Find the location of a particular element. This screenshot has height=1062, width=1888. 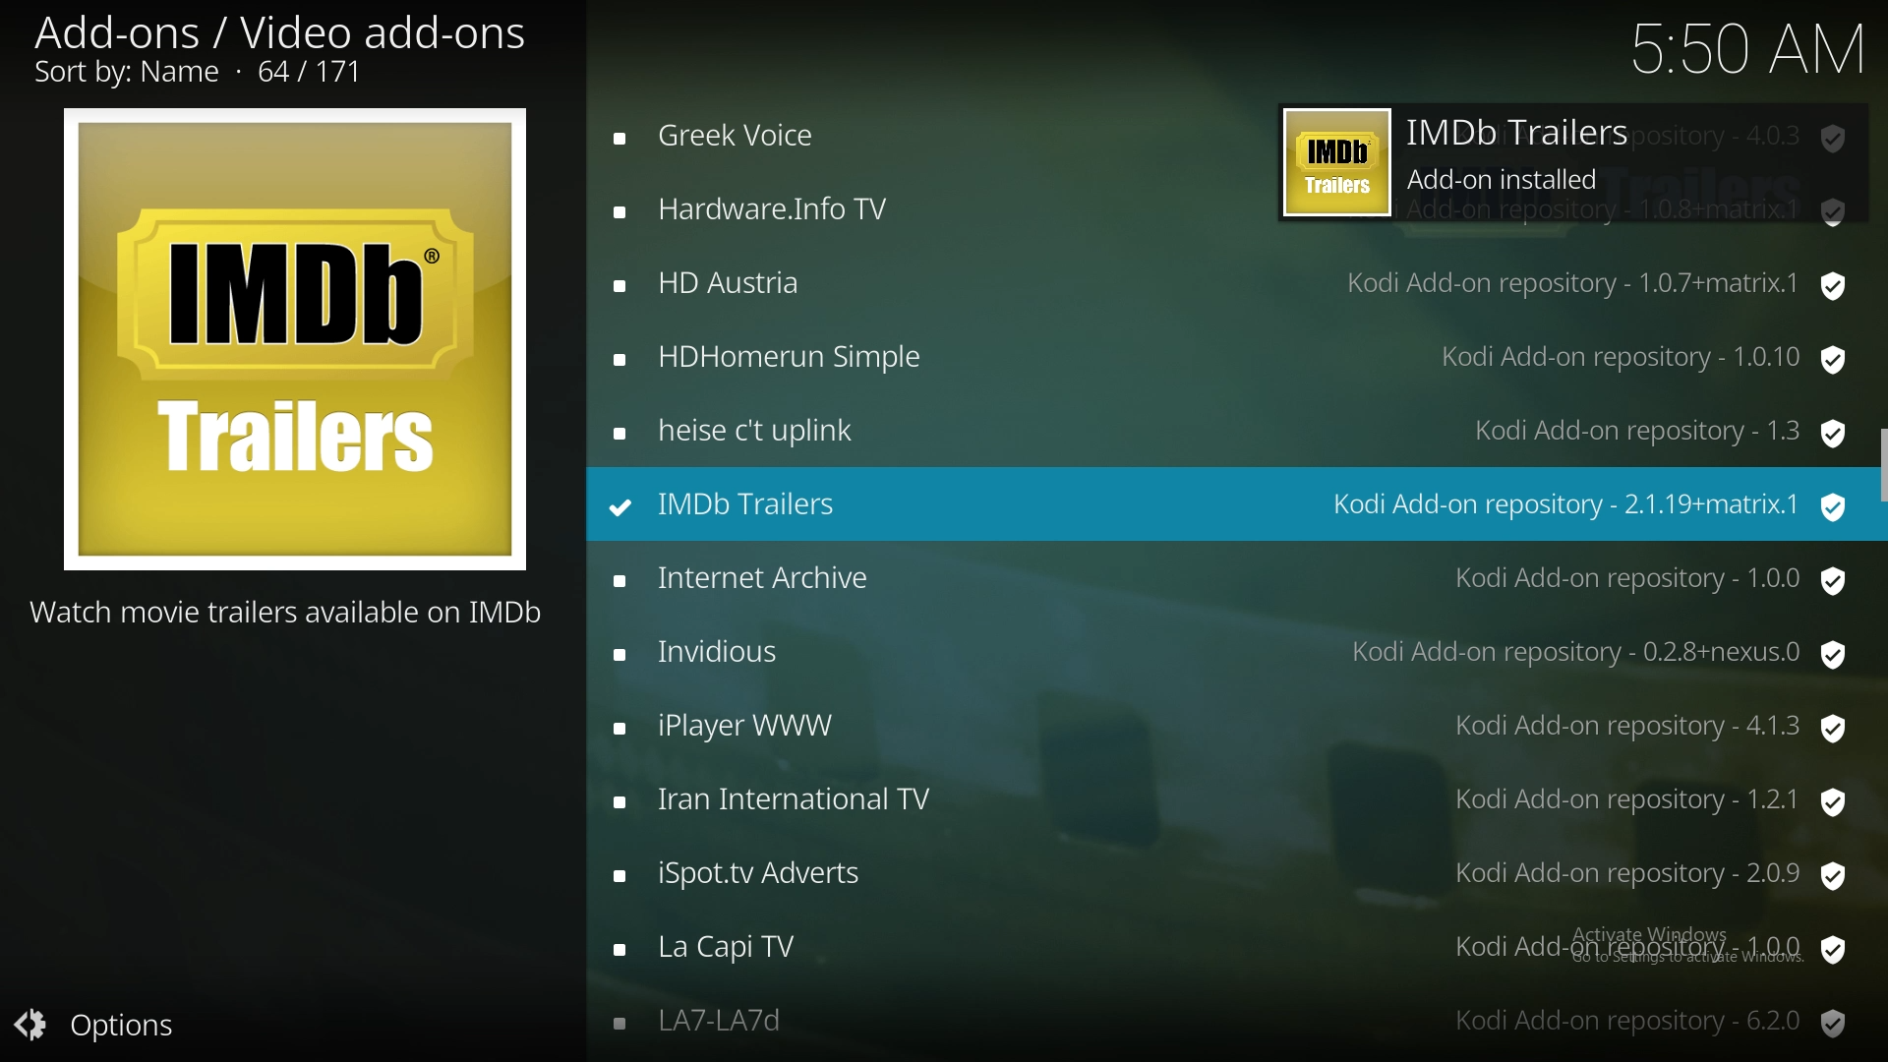

icon is located at coordinates (293, 341).